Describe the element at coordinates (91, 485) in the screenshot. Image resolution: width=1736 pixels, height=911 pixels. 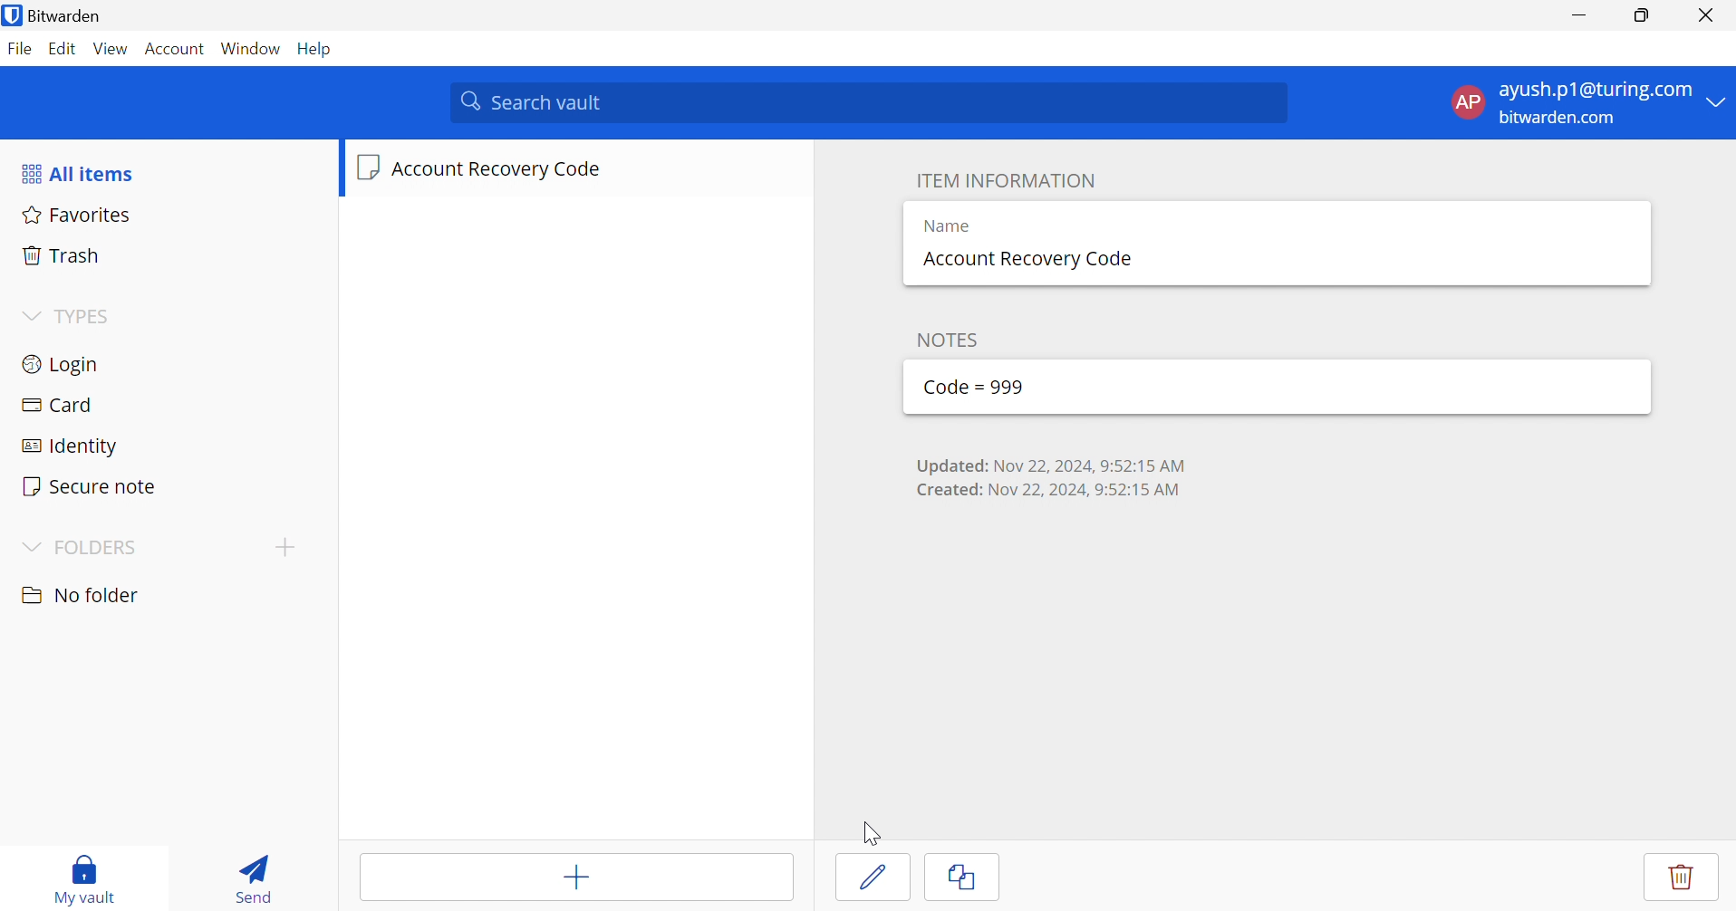
I see `Secure note` at that location.